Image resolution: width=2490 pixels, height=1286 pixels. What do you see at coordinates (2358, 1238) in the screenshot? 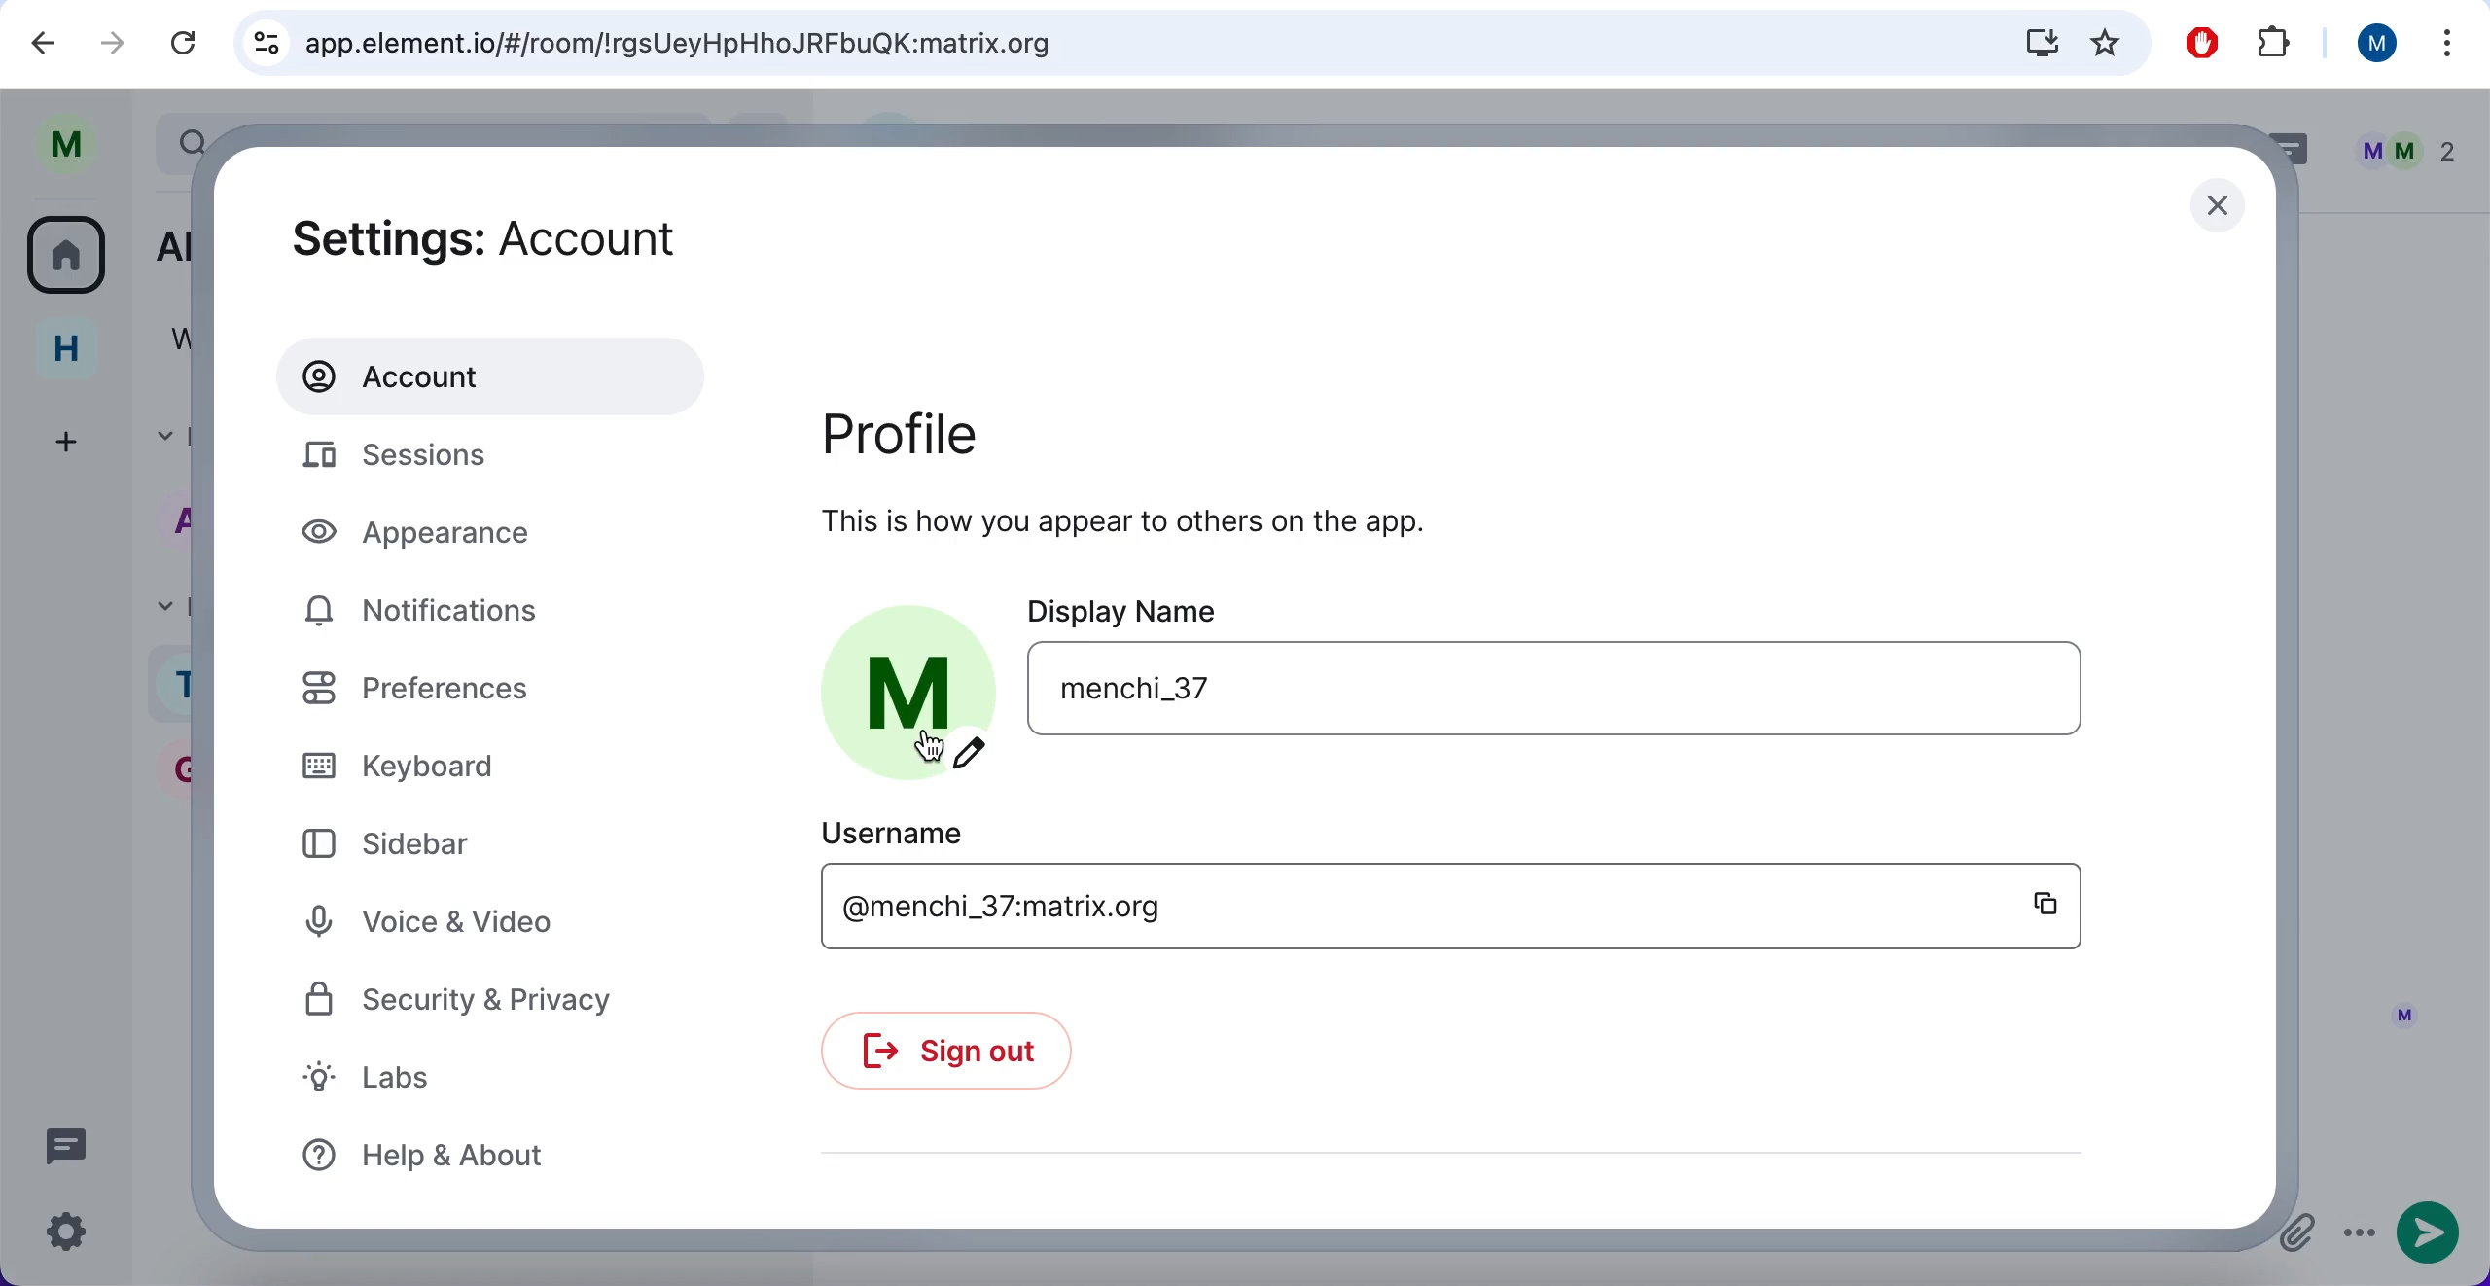
I see `options` at bounding box center [2358, 1238].